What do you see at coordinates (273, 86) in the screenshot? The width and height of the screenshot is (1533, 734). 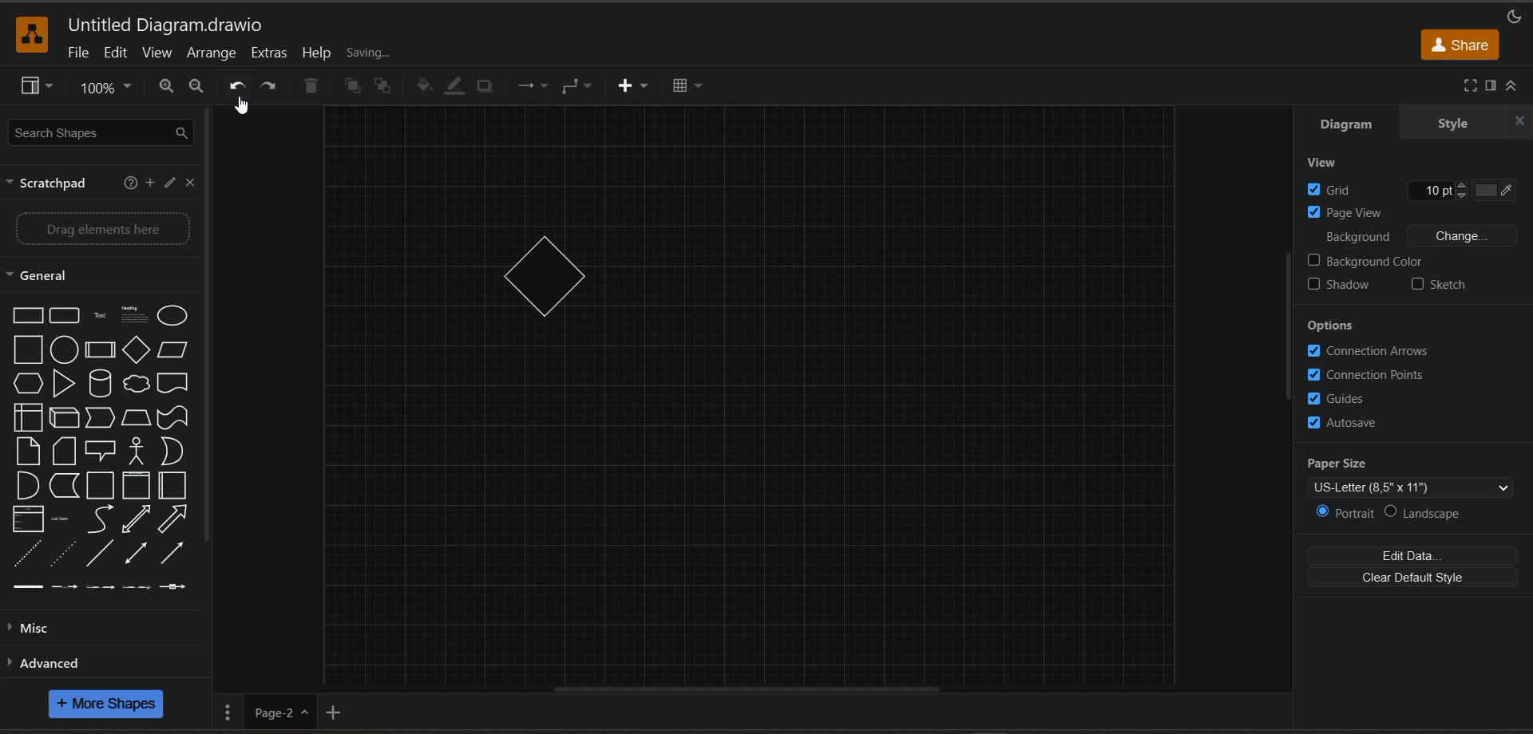 I see `redo` at bounding box center [273, 86].